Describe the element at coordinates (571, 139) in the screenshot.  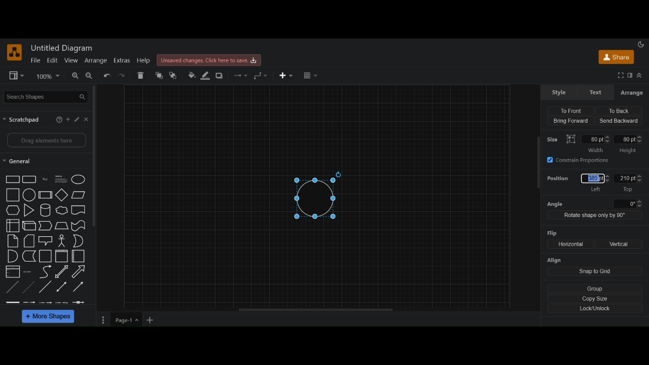
I see `autosize` at that location.